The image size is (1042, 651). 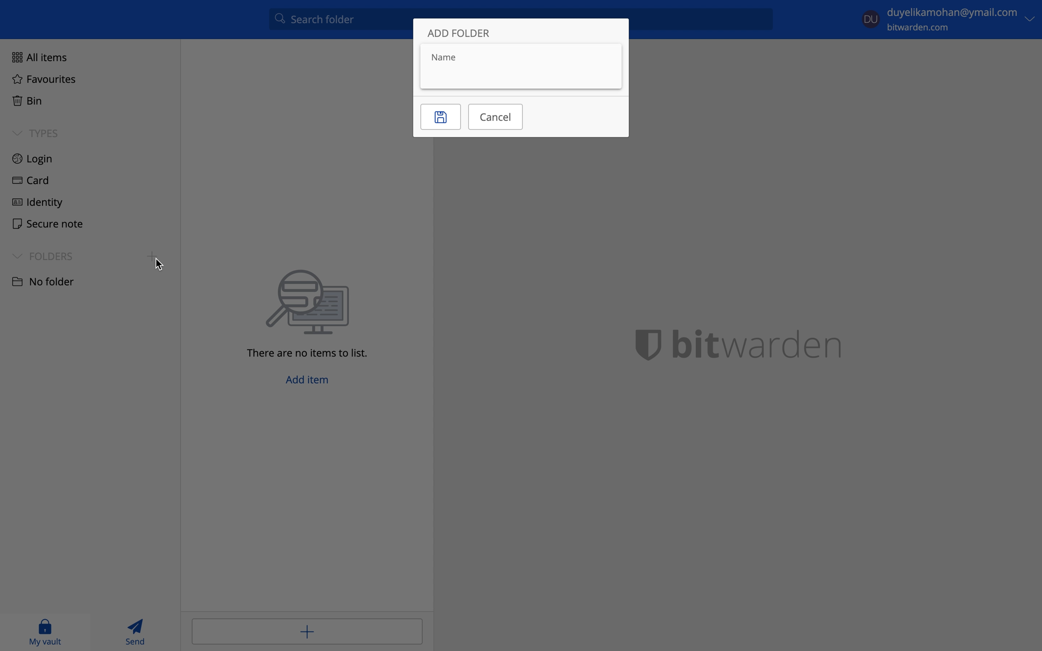 I want to click on Search folder, so click(x=338, y=22).